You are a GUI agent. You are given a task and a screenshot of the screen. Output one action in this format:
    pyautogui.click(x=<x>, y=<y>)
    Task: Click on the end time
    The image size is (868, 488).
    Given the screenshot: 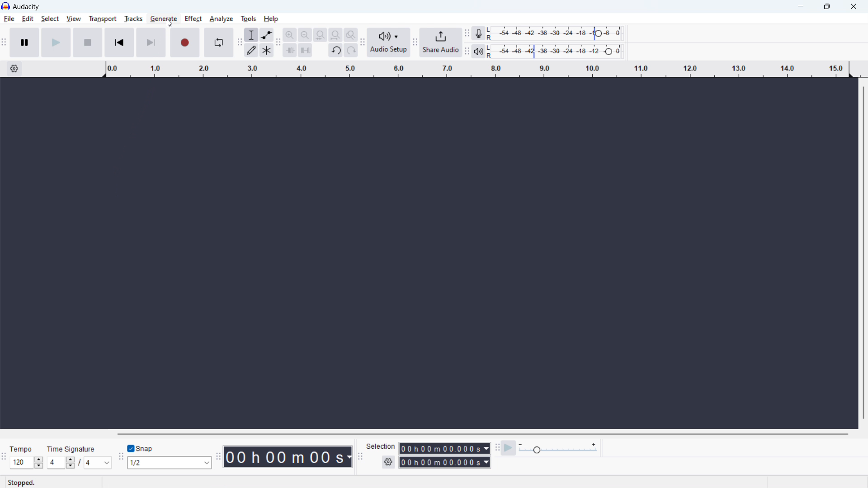 What is the action you would take?
    pyautogui.click(x=445, y=462)
    